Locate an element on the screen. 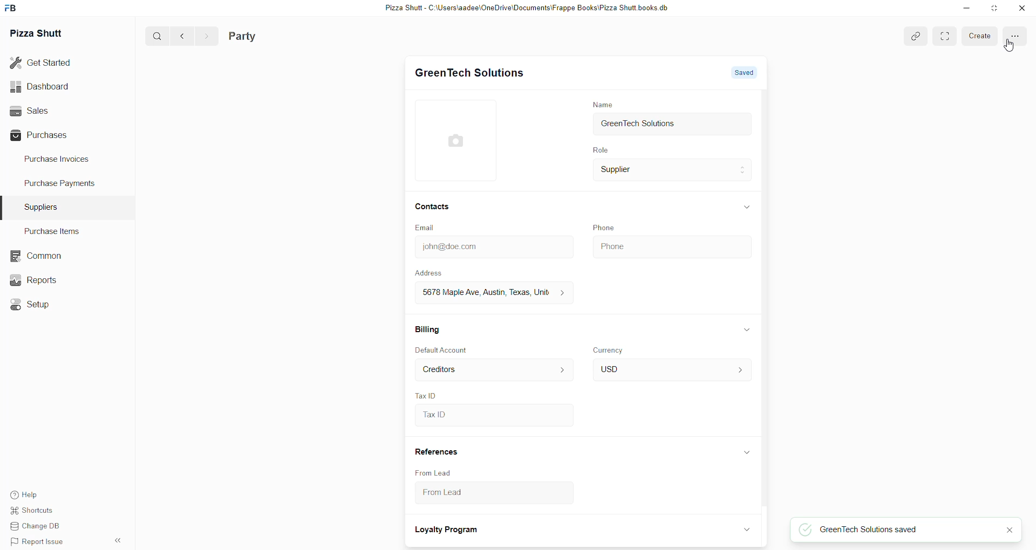  placeholder for image is located at coordinates (459, 140).